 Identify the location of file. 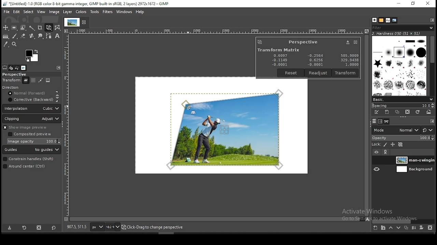
(6, 12).